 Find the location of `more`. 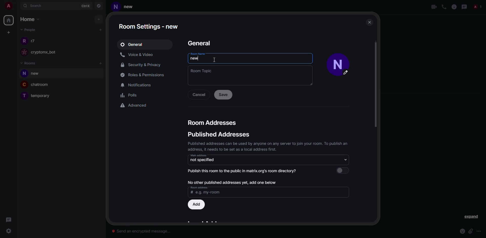

more is located at coordinates (479, 231).